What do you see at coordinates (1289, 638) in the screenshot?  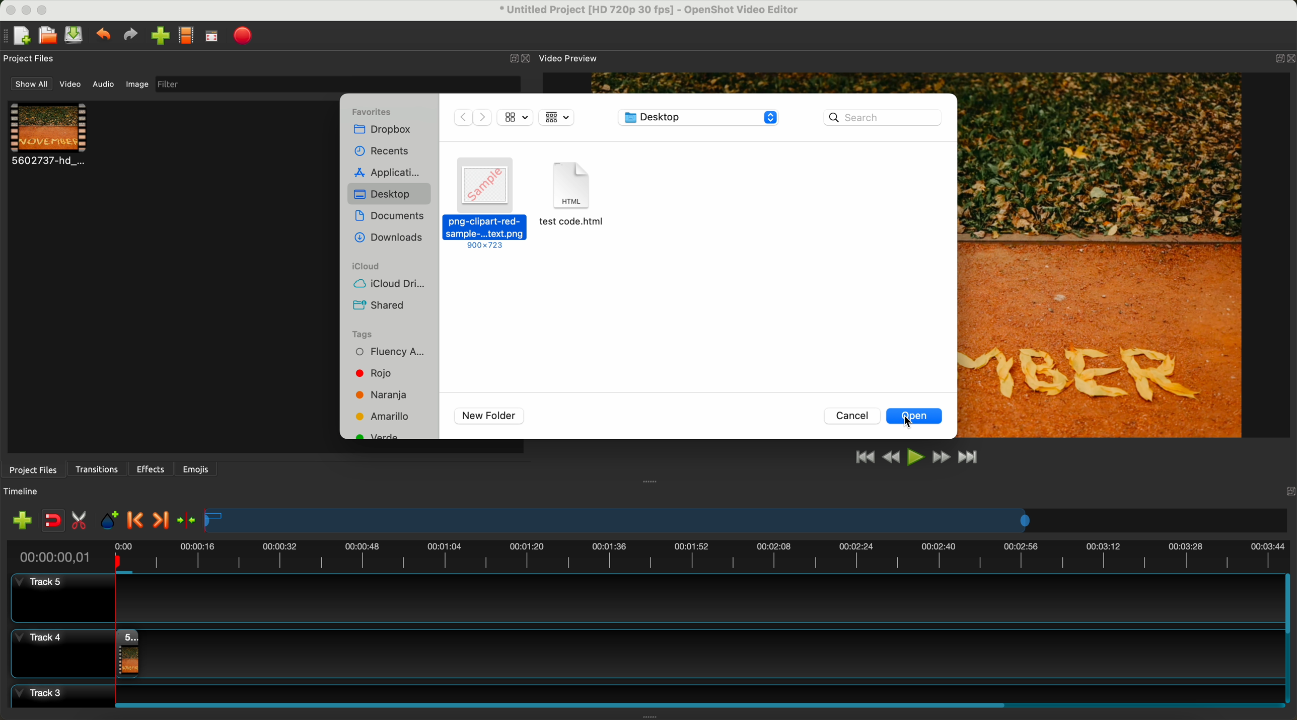 I see `scroll bar` at bounding box center [1289, 638].